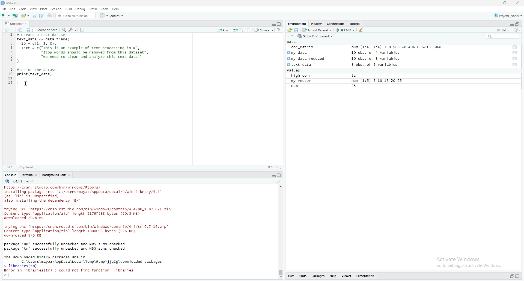 This screenshot has width=524, height=281. Describe the element at coordinates (302, 47) in the screenshot. I see `cor_matrix` at that location.